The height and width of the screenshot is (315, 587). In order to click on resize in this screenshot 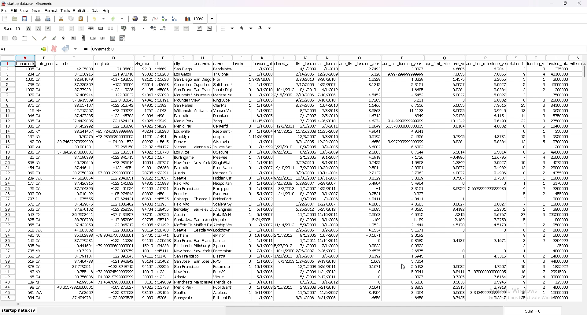, I will do `click(566, 3)`.